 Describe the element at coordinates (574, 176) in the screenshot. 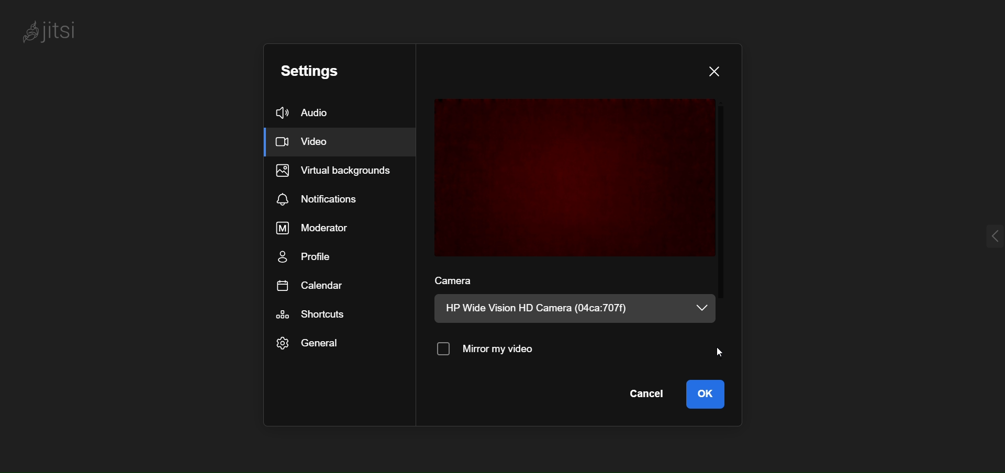

I see `preview` at that location.